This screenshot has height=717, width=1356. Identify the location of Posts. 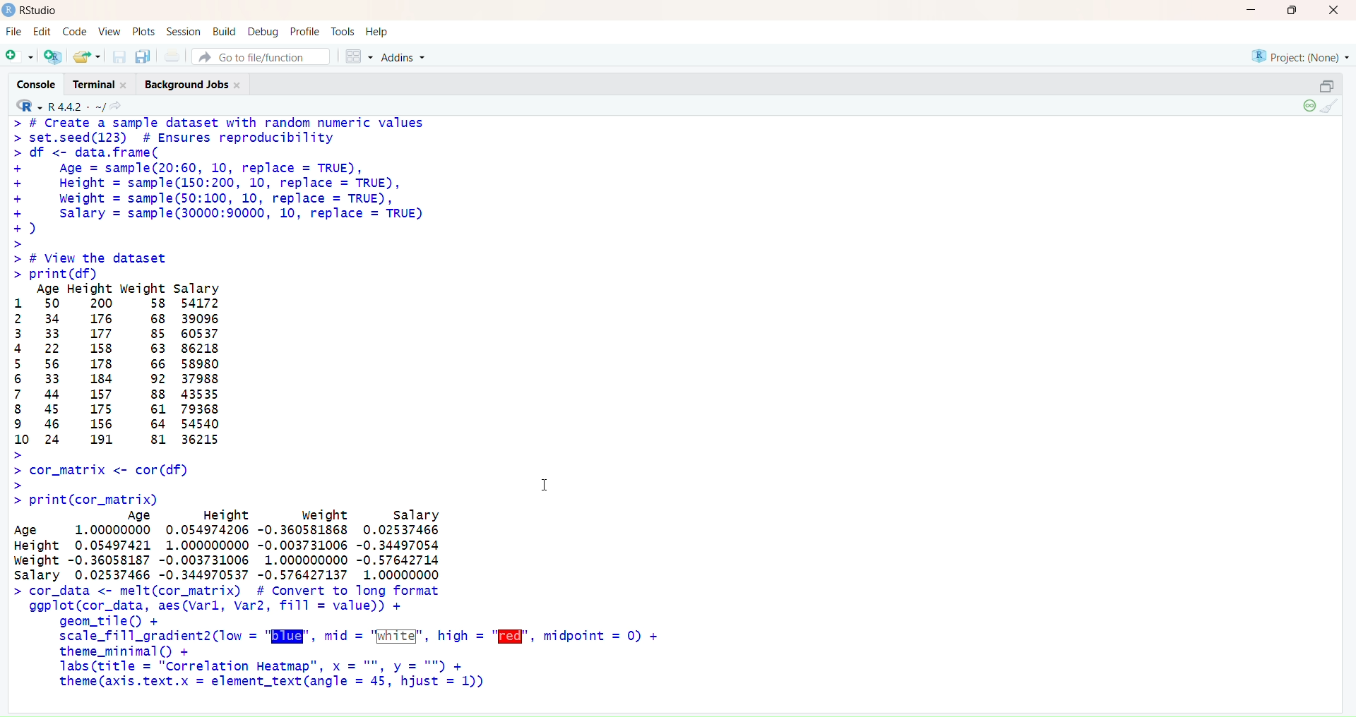
(141, 31).